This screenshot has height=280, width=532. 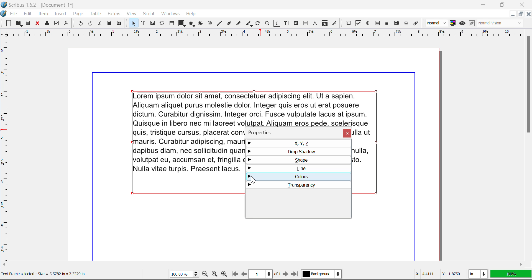 What do you see at coordinates (9, 24) in the screenshot?
I see `New` at bounding box center [9, 24].